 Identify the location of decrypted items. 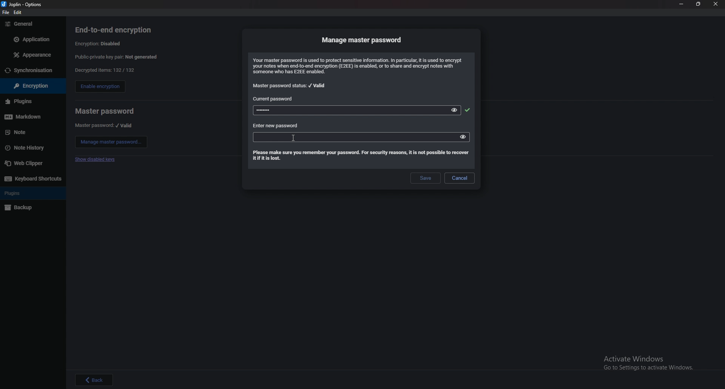
(104, 70).